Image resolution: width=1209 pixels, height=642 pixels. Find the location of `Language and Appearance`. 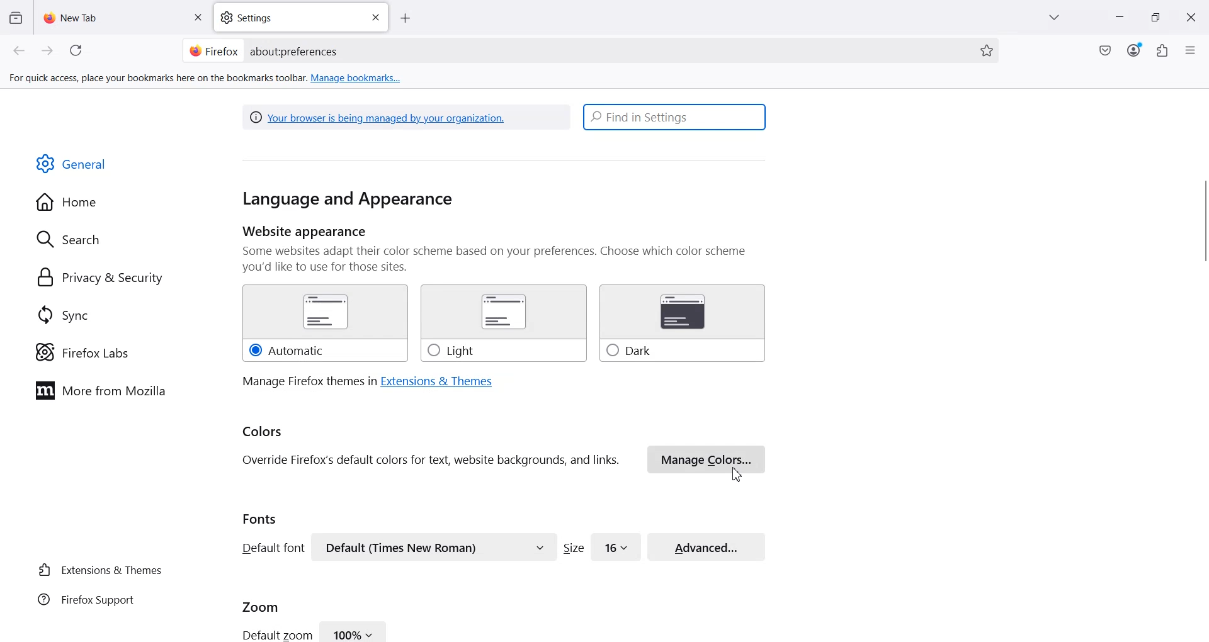

Language and Appearance is located at coordinates (348, 200).